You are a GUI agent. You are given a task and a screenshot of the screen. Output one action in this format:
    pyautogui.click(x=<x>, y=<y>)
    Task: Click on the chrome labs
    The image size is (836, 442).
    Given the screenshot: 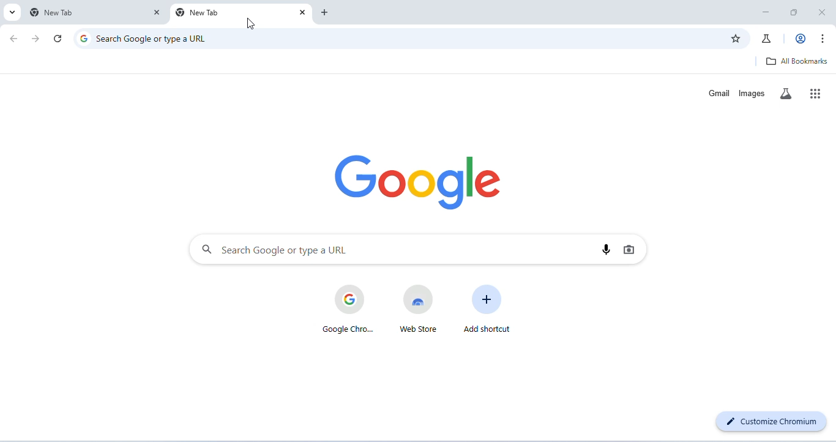 What is the action you would take?
    pyautogui.click(x=767, y=39)
    